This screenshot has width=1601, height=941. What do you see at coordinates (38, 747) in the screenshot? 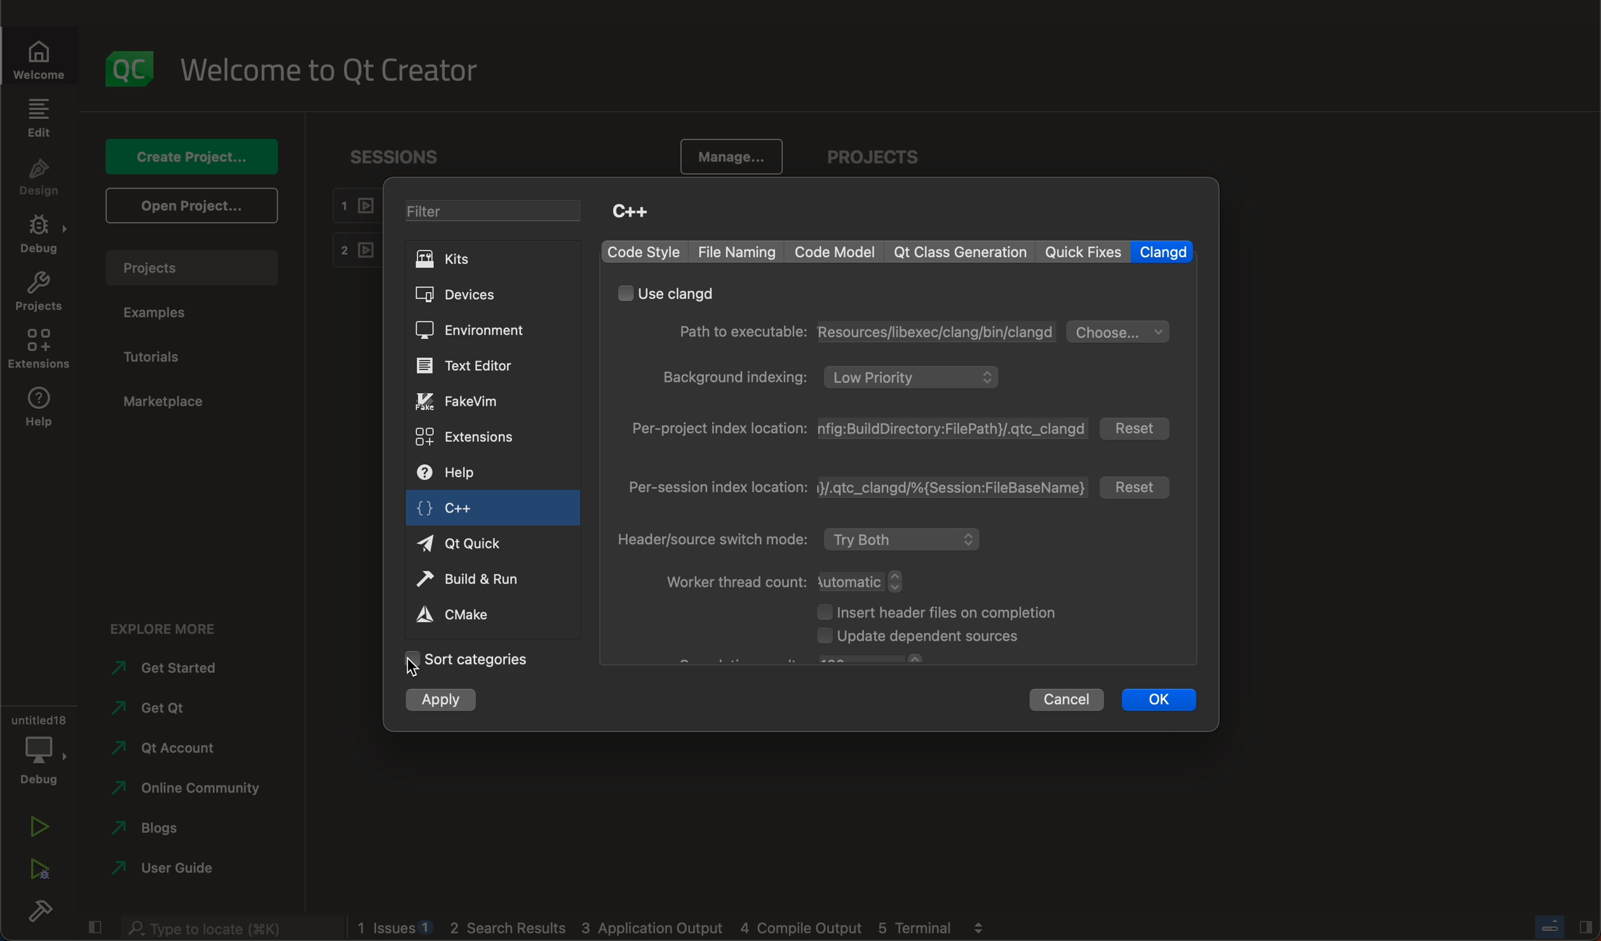
I see `debug` at bounding box center [38, 747].